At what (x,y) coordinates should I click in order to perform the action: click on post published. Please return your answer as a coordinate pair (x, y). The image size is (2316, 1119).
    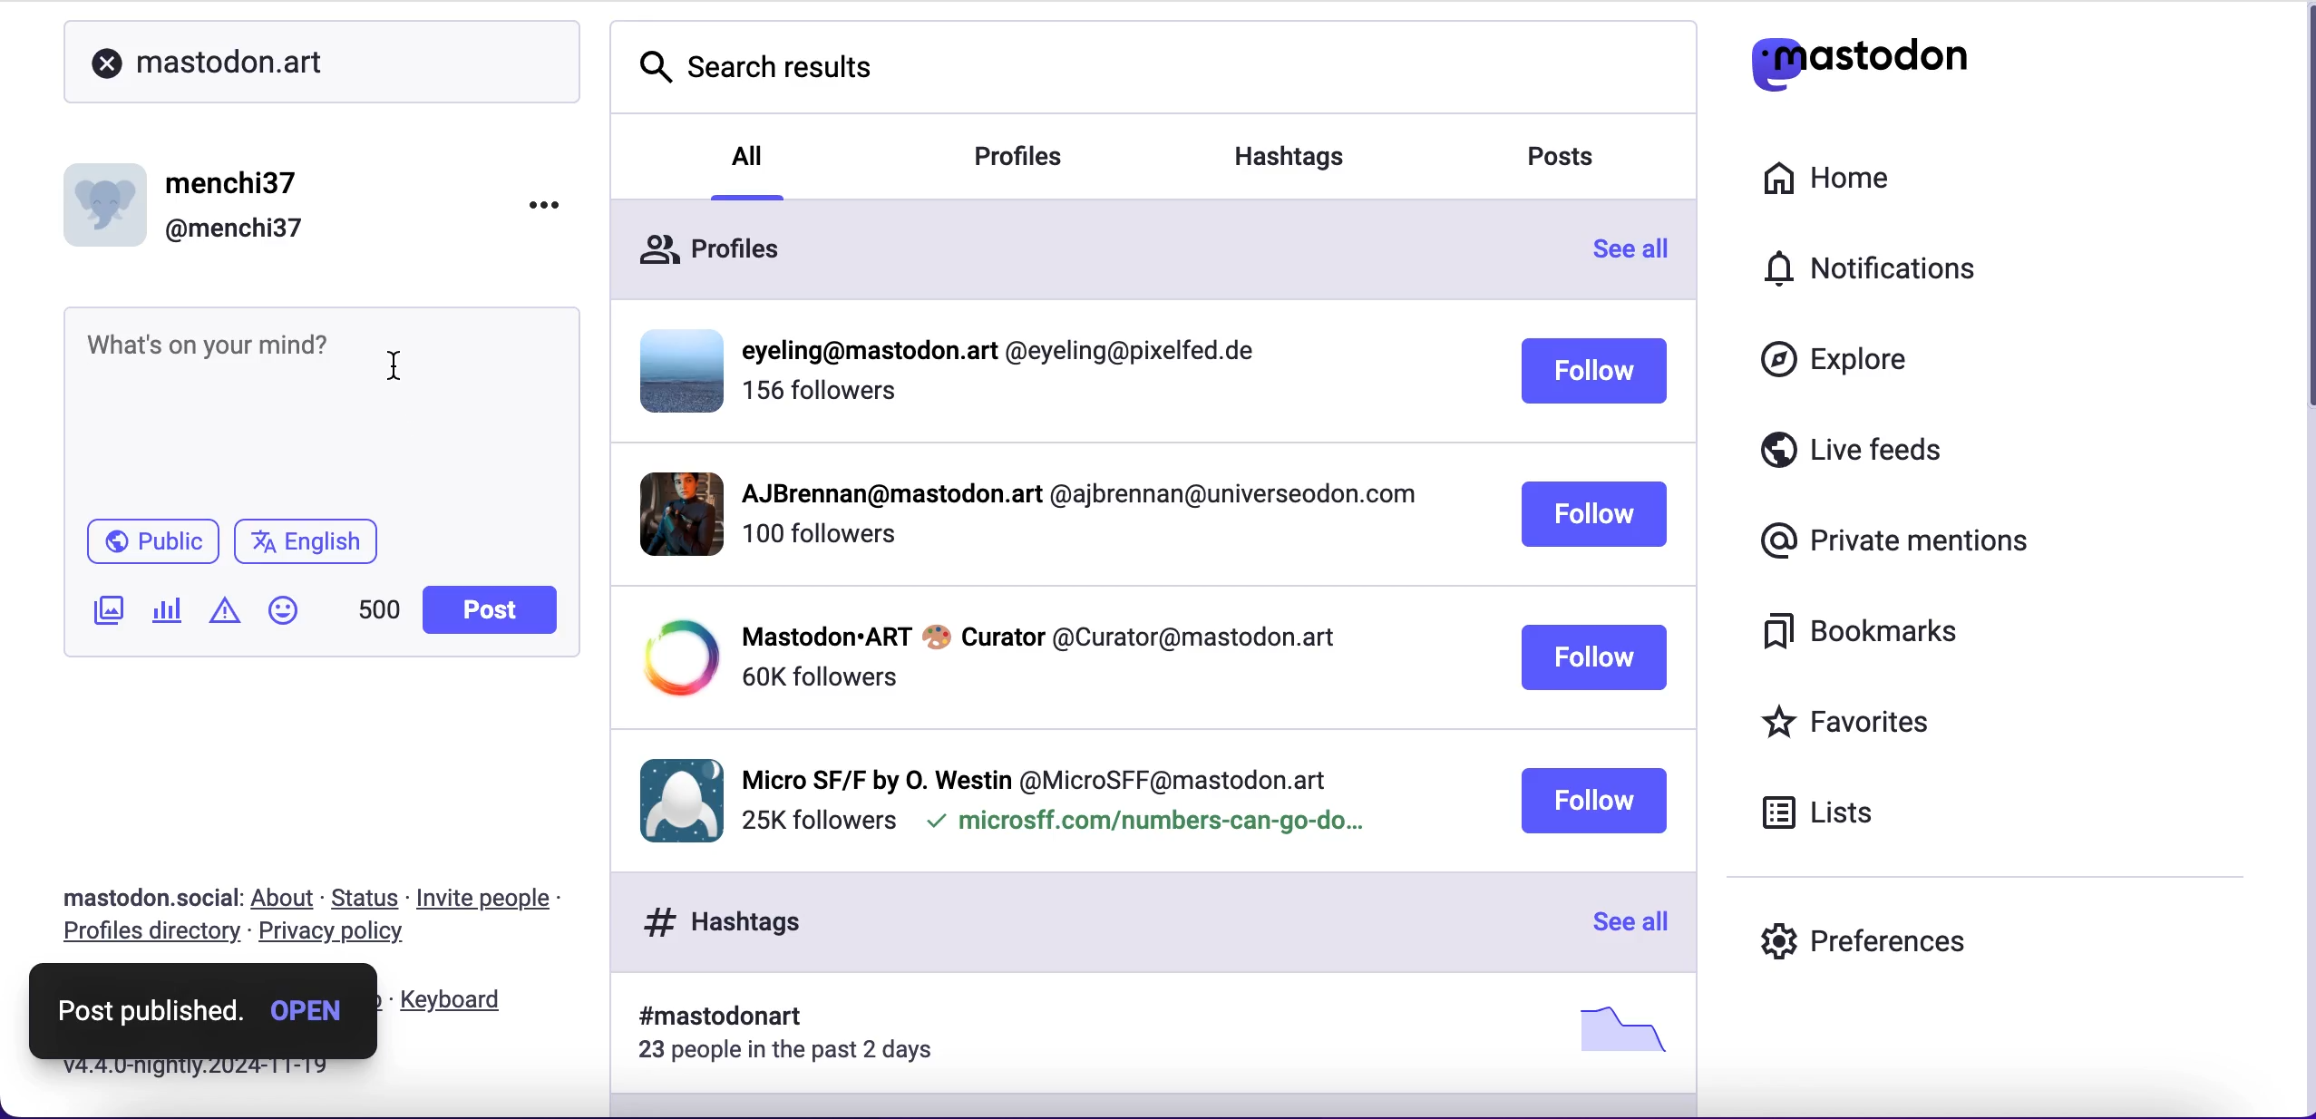
    Looking at the image, I should click on (152, 1007).